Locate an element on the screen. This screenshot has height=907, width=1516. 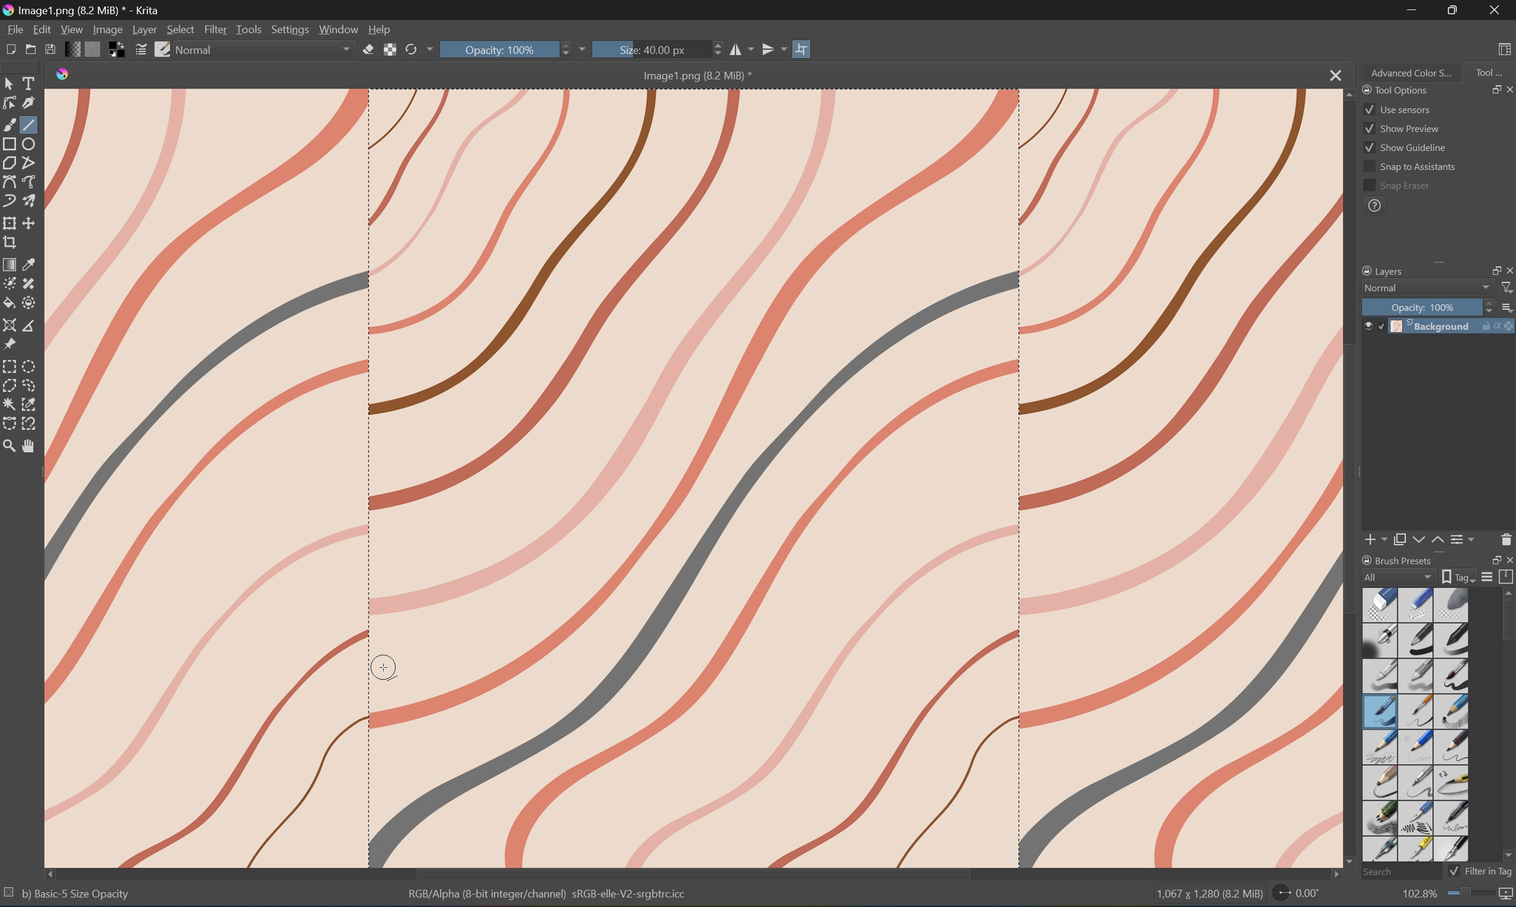
Duplicate layer or mask  is located at coordinates (1400, 539).